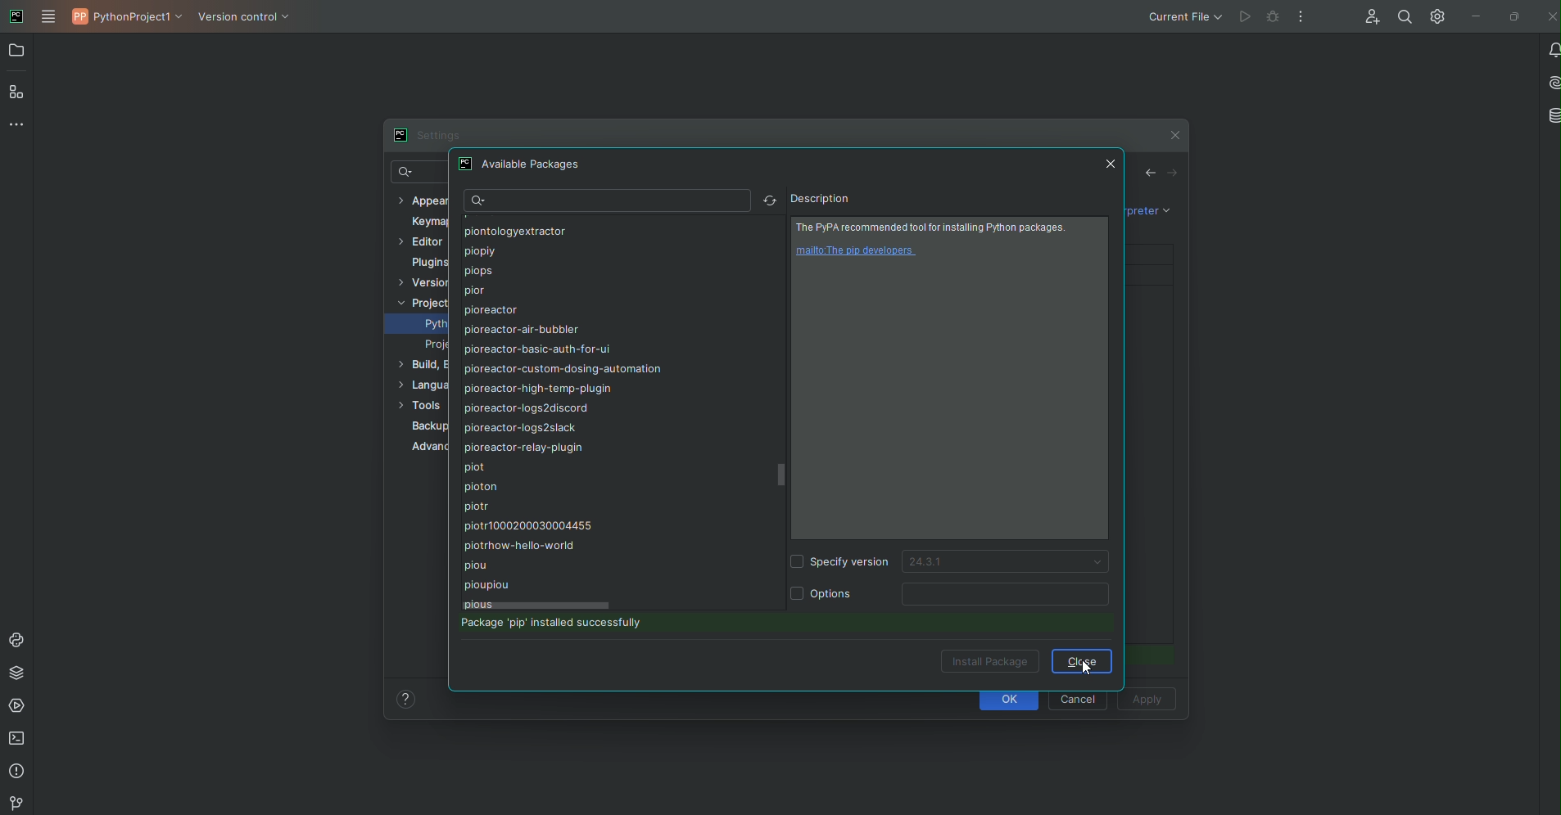 The width and height of the screenshot is (1561, 815). Describe the element at coordinates (524, 409) in the screenshot. I see `pioreactor-logs2discord` at that location.